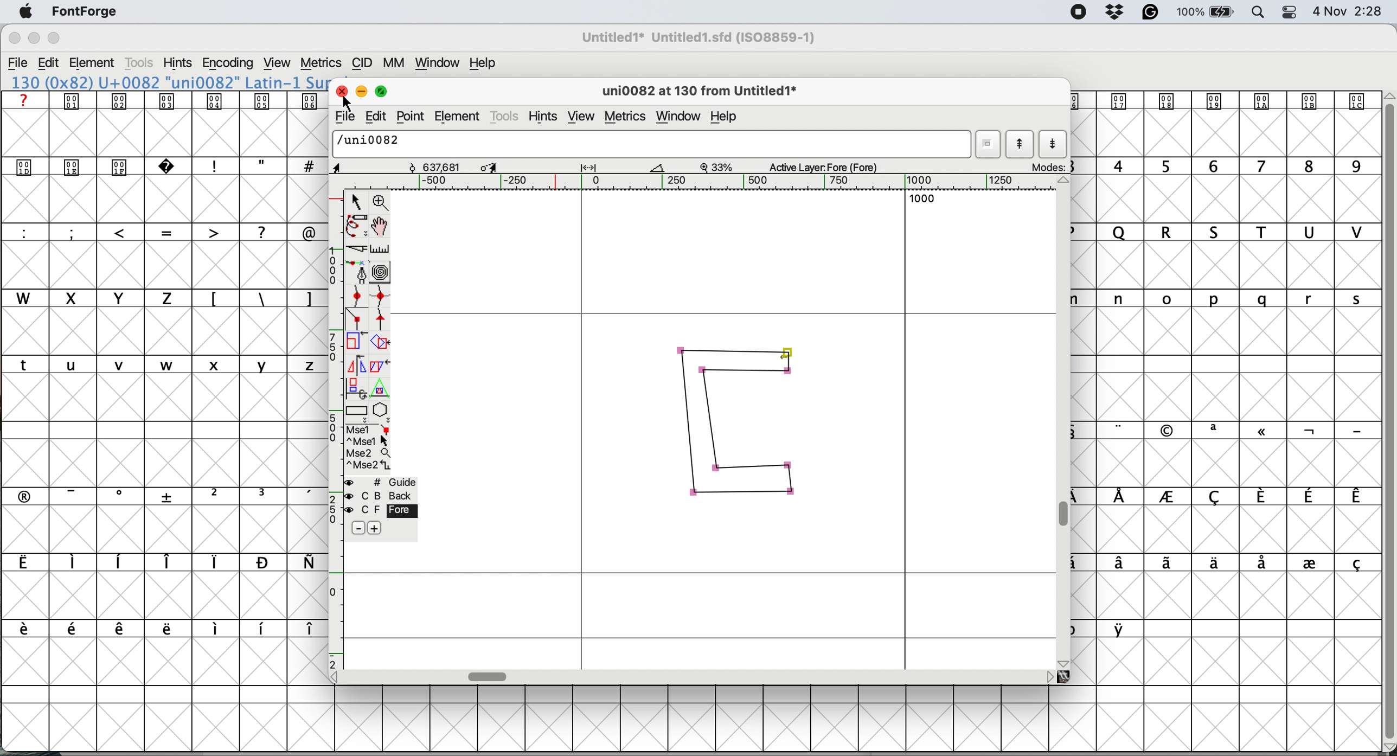 The height and width of the screenshot is (756, 1397). Describe the element at coordinates (166, 82) in the screenshot. I see `font name` at that location.